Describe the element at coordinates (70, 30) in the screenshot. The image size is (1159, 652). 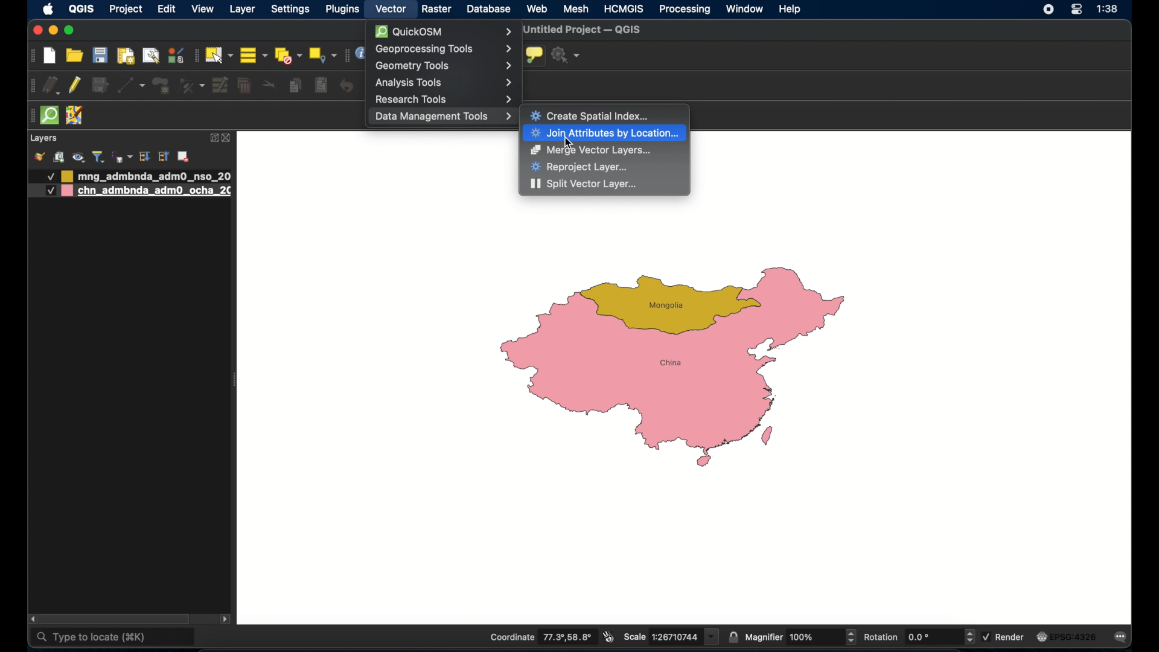
I see `maximize` at that location.